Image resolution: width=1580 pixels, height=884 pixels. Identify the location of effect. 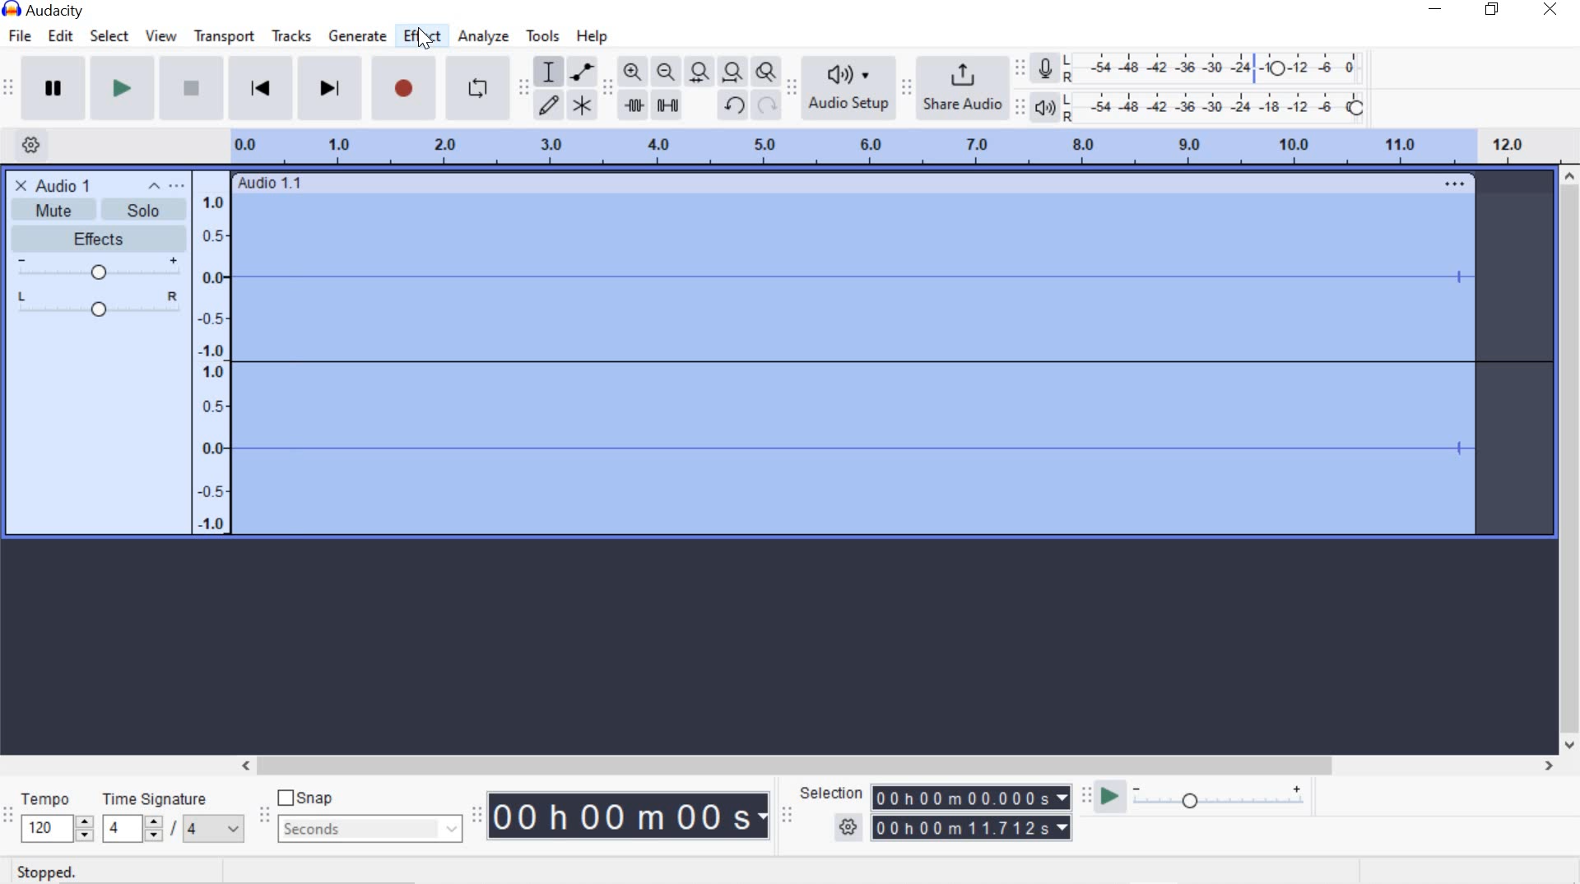
(423, 38).